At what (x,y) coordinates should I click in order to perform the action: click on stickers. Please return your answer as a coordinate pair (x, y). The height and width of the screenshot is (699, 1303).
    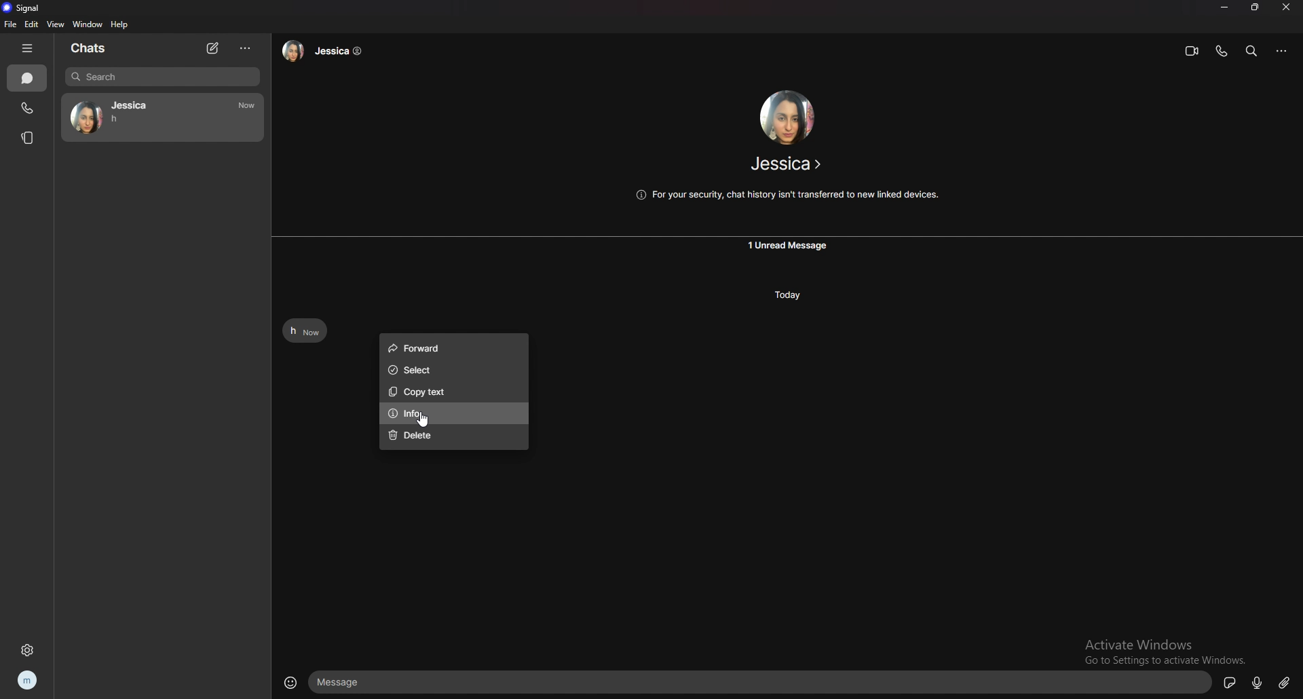
    Looking at the image, I should click on (1228, 684).